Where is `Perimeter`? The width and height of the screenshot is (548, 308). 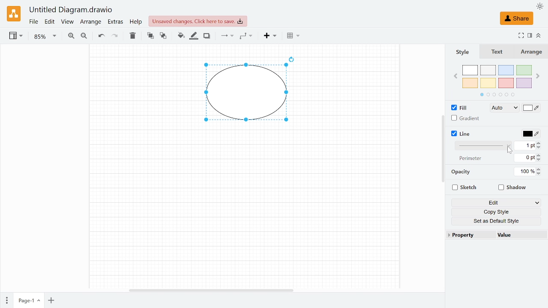
Perimeter is located at coordinates (471, 158).